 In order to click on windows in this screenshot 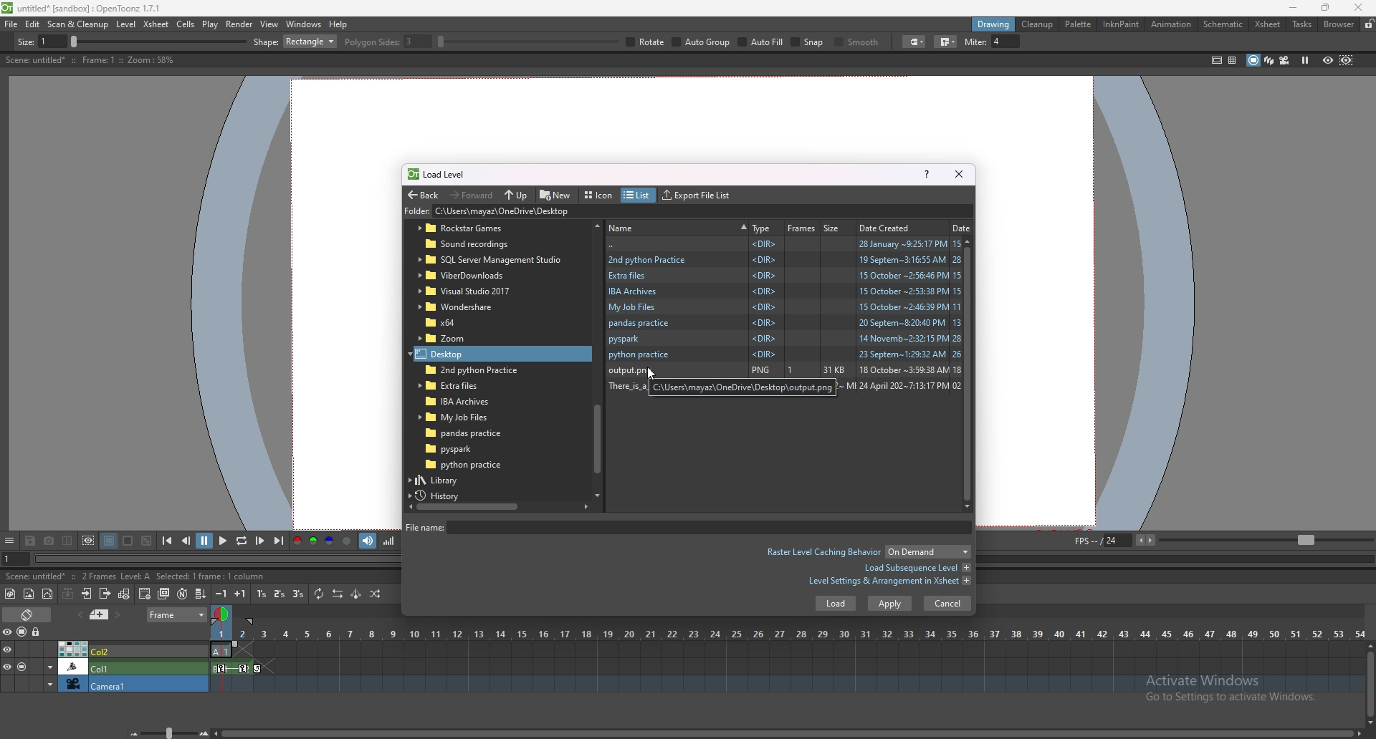, I will do `click(303, 24)`.